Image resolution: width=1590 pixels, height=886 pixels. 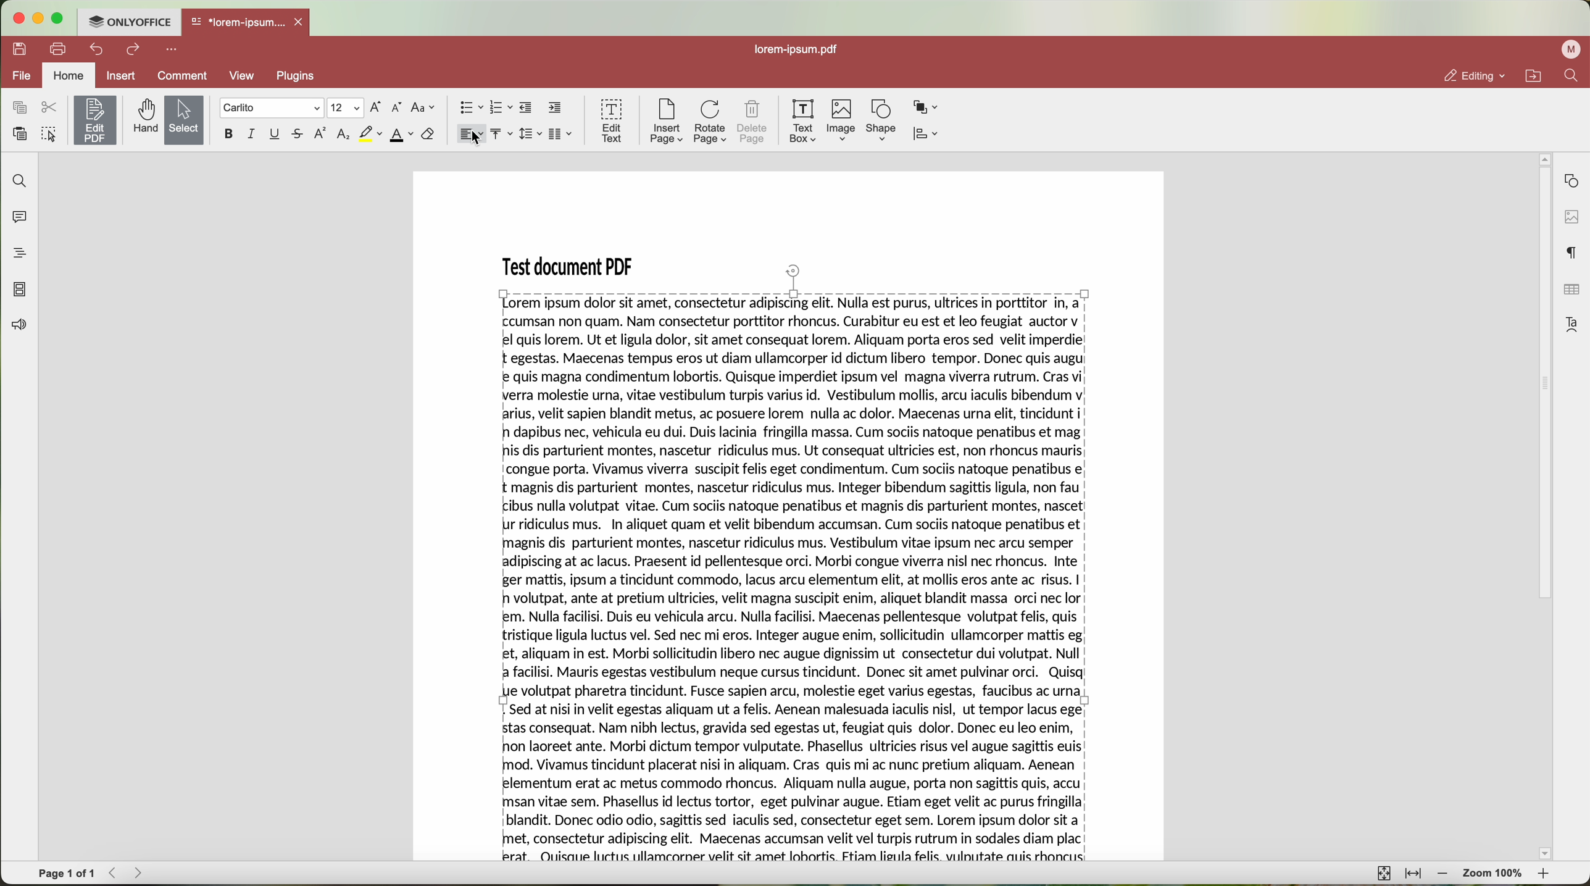 What do you see at coordinates (668, 122) in the screenshot?
I see `insert page` at bounding box center [668, 122].